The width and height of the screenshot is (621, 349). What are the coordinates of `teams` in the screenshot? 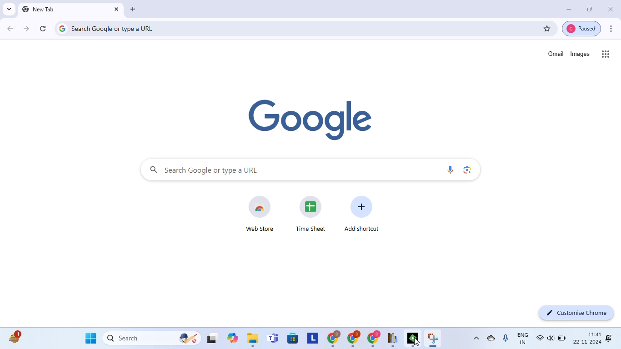 It's located at (274, 339).